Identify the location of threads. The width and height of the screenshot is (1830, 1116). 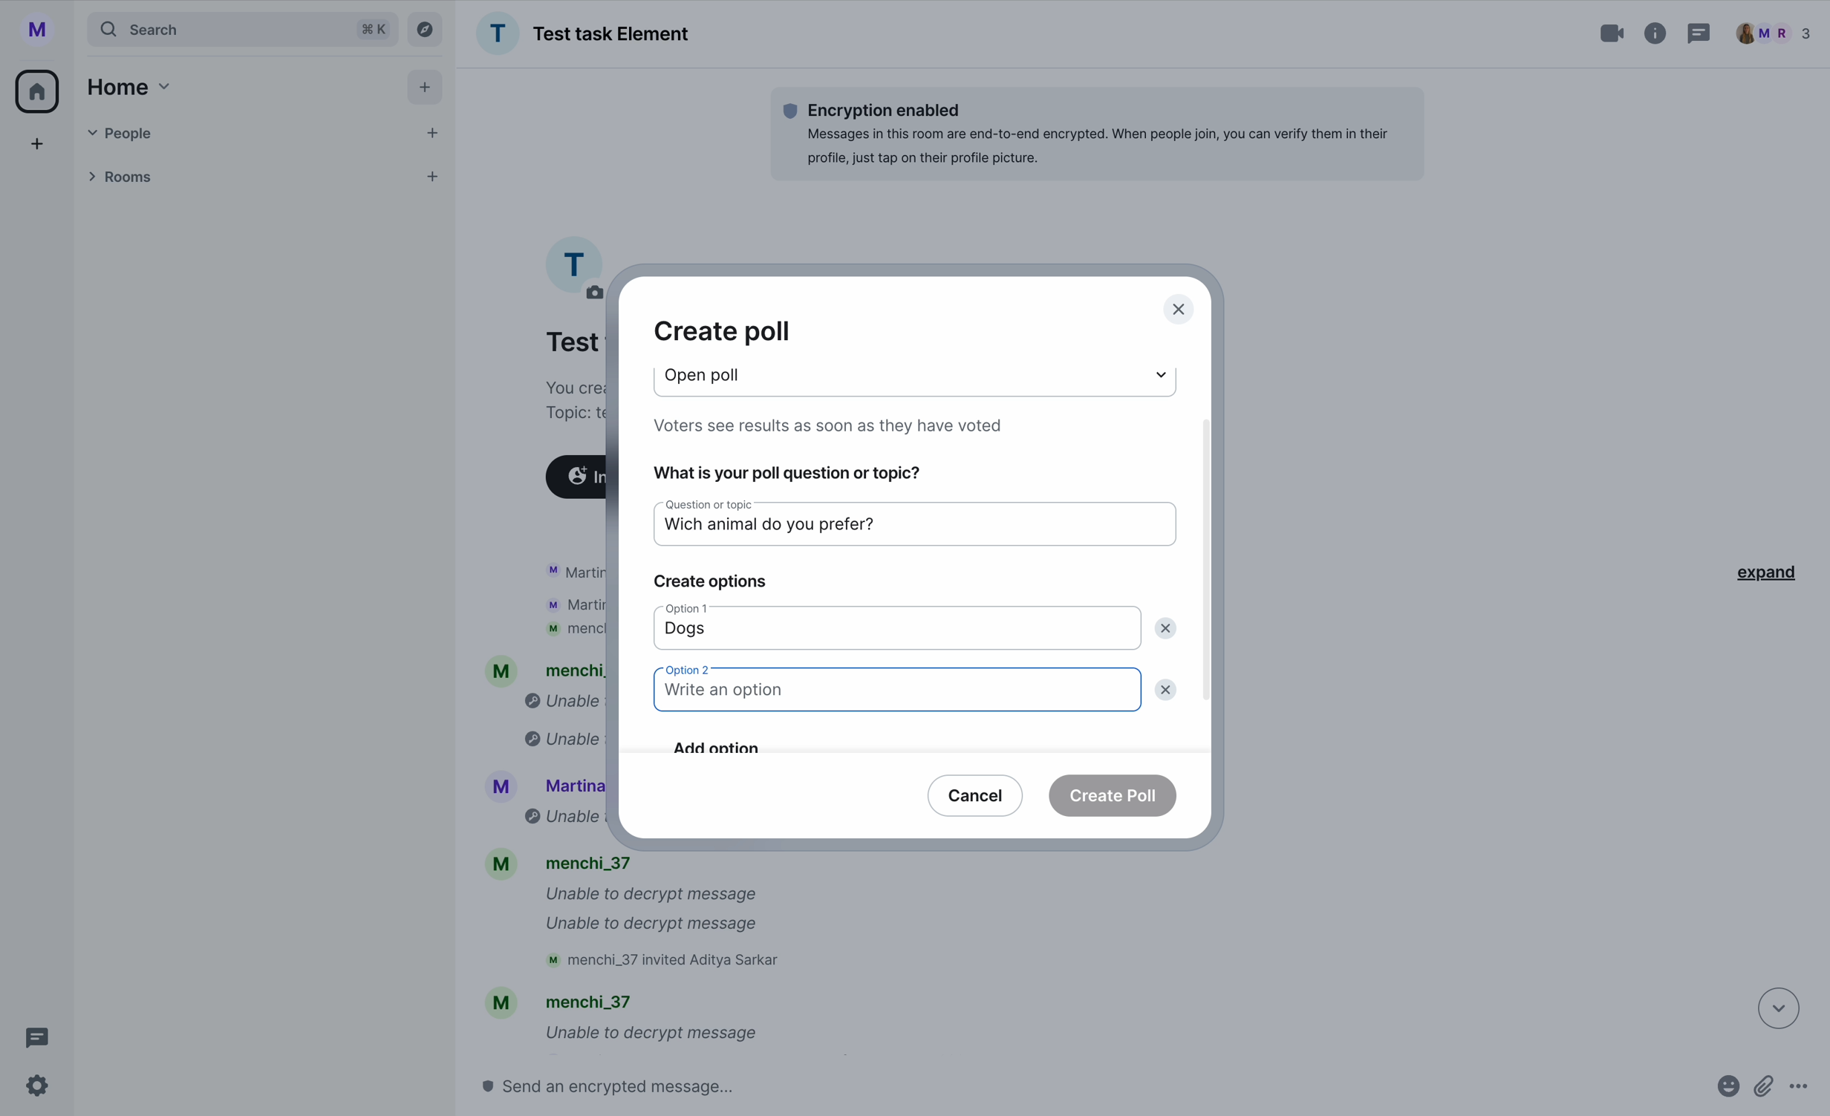
(33, 1038).